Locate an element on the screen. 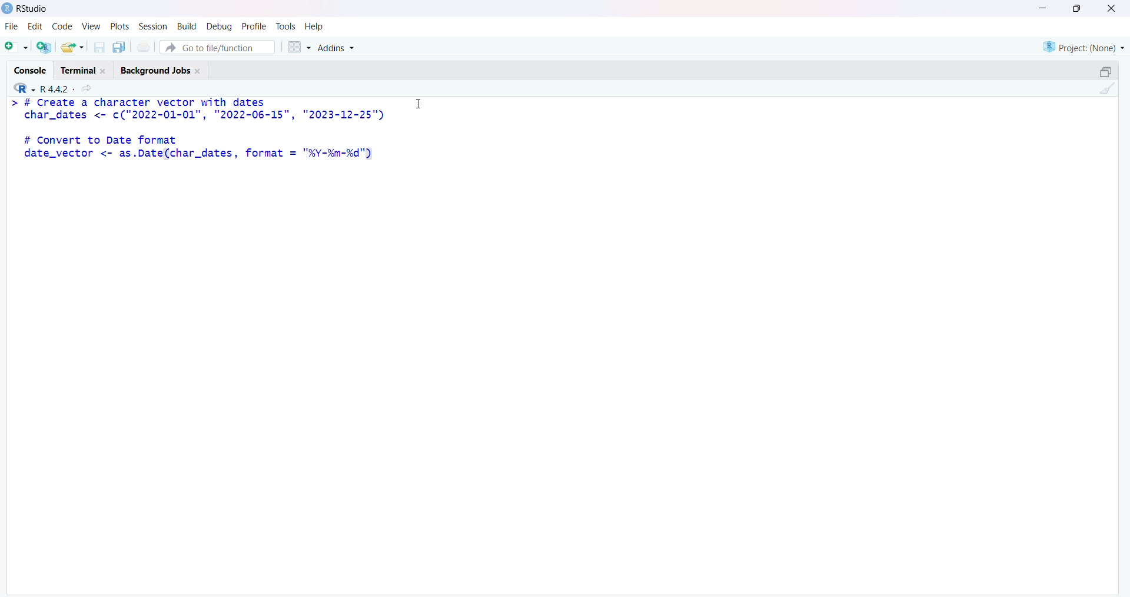 The height and width of the screenshot is (597, 1130). R.4.2.2 is located at coordinates (53, 88).